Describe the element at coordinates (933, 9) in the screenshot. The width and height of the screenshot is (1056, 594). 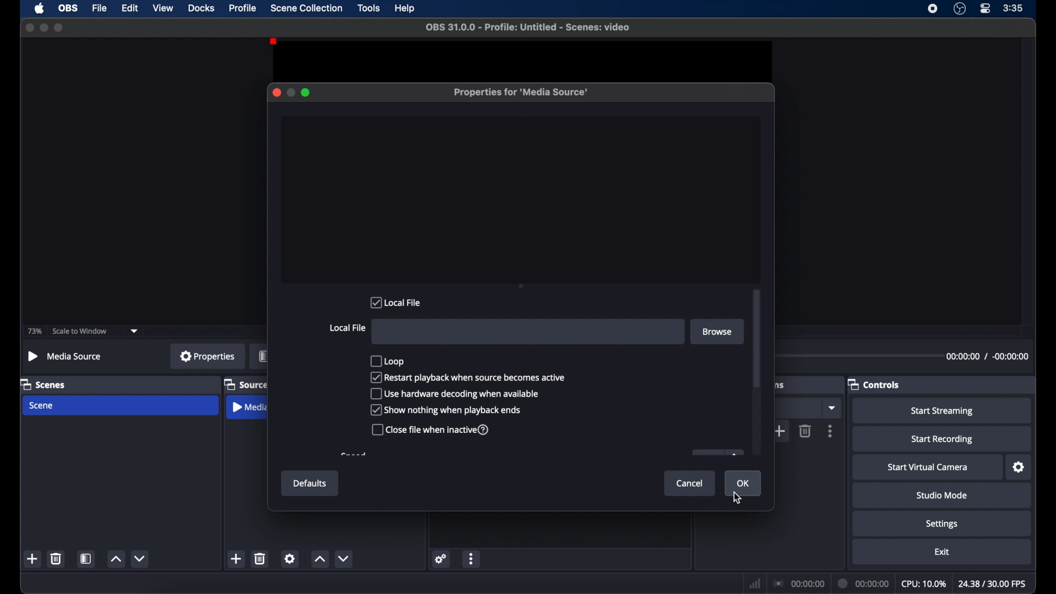
I see `screen recording` at that location.